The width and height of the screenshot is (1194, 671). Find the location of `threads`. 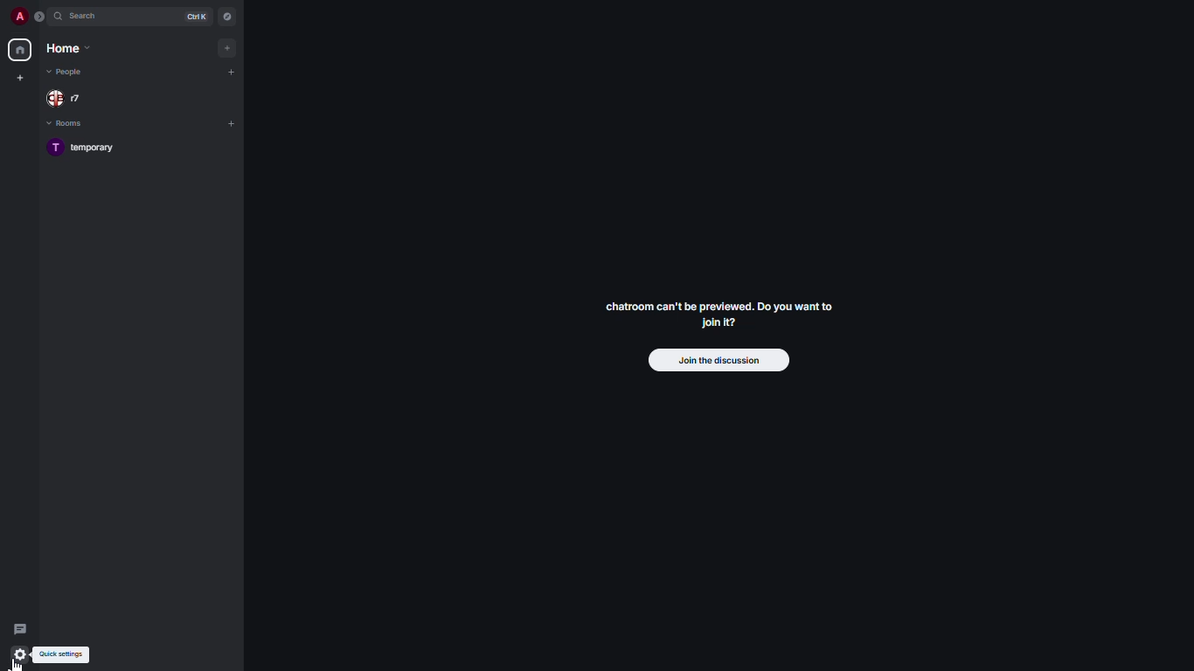

threads is located at coordinates (22, 626).